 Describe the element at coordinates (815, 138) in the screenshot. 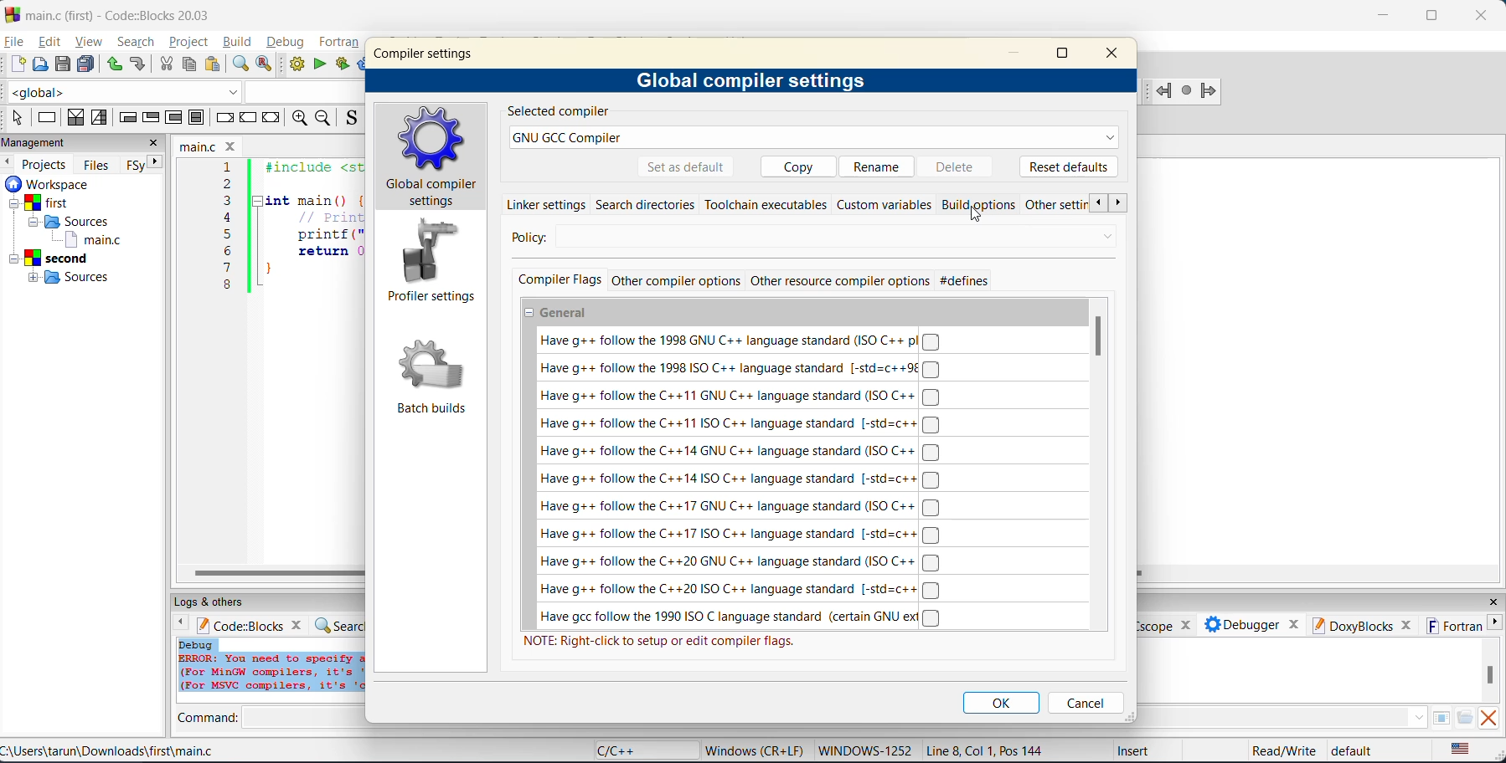

I see `GNU GCC compiler` at that location.